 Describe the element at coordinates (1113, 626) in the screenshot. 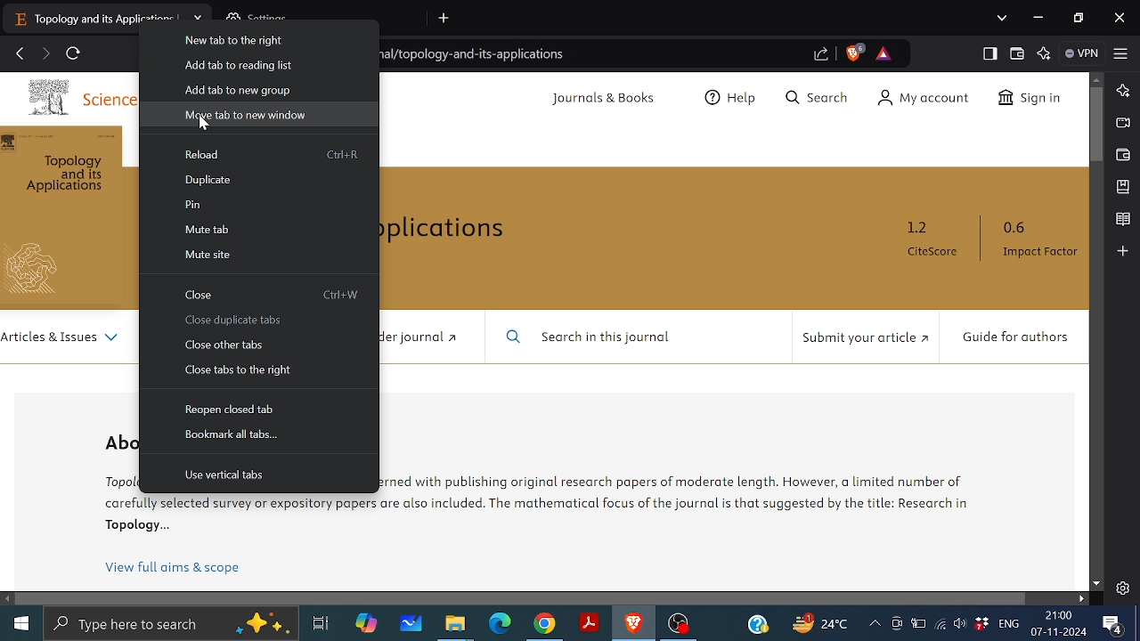

I see `Masseges` at that location.